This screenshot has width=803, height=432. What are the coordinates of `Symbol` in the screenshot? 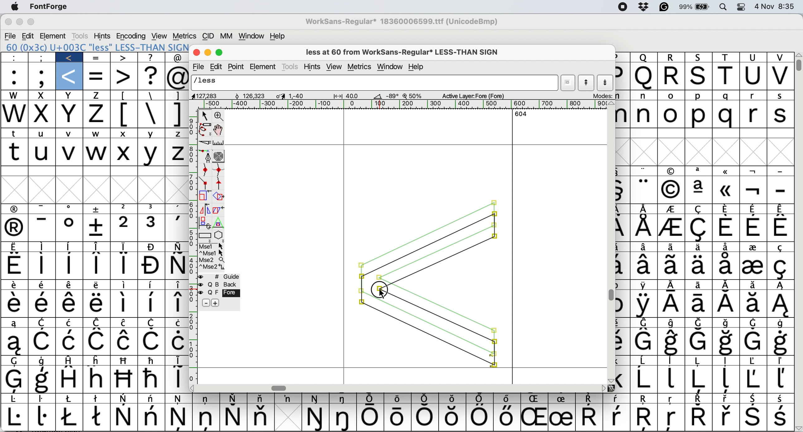 It's located at (124, 247).